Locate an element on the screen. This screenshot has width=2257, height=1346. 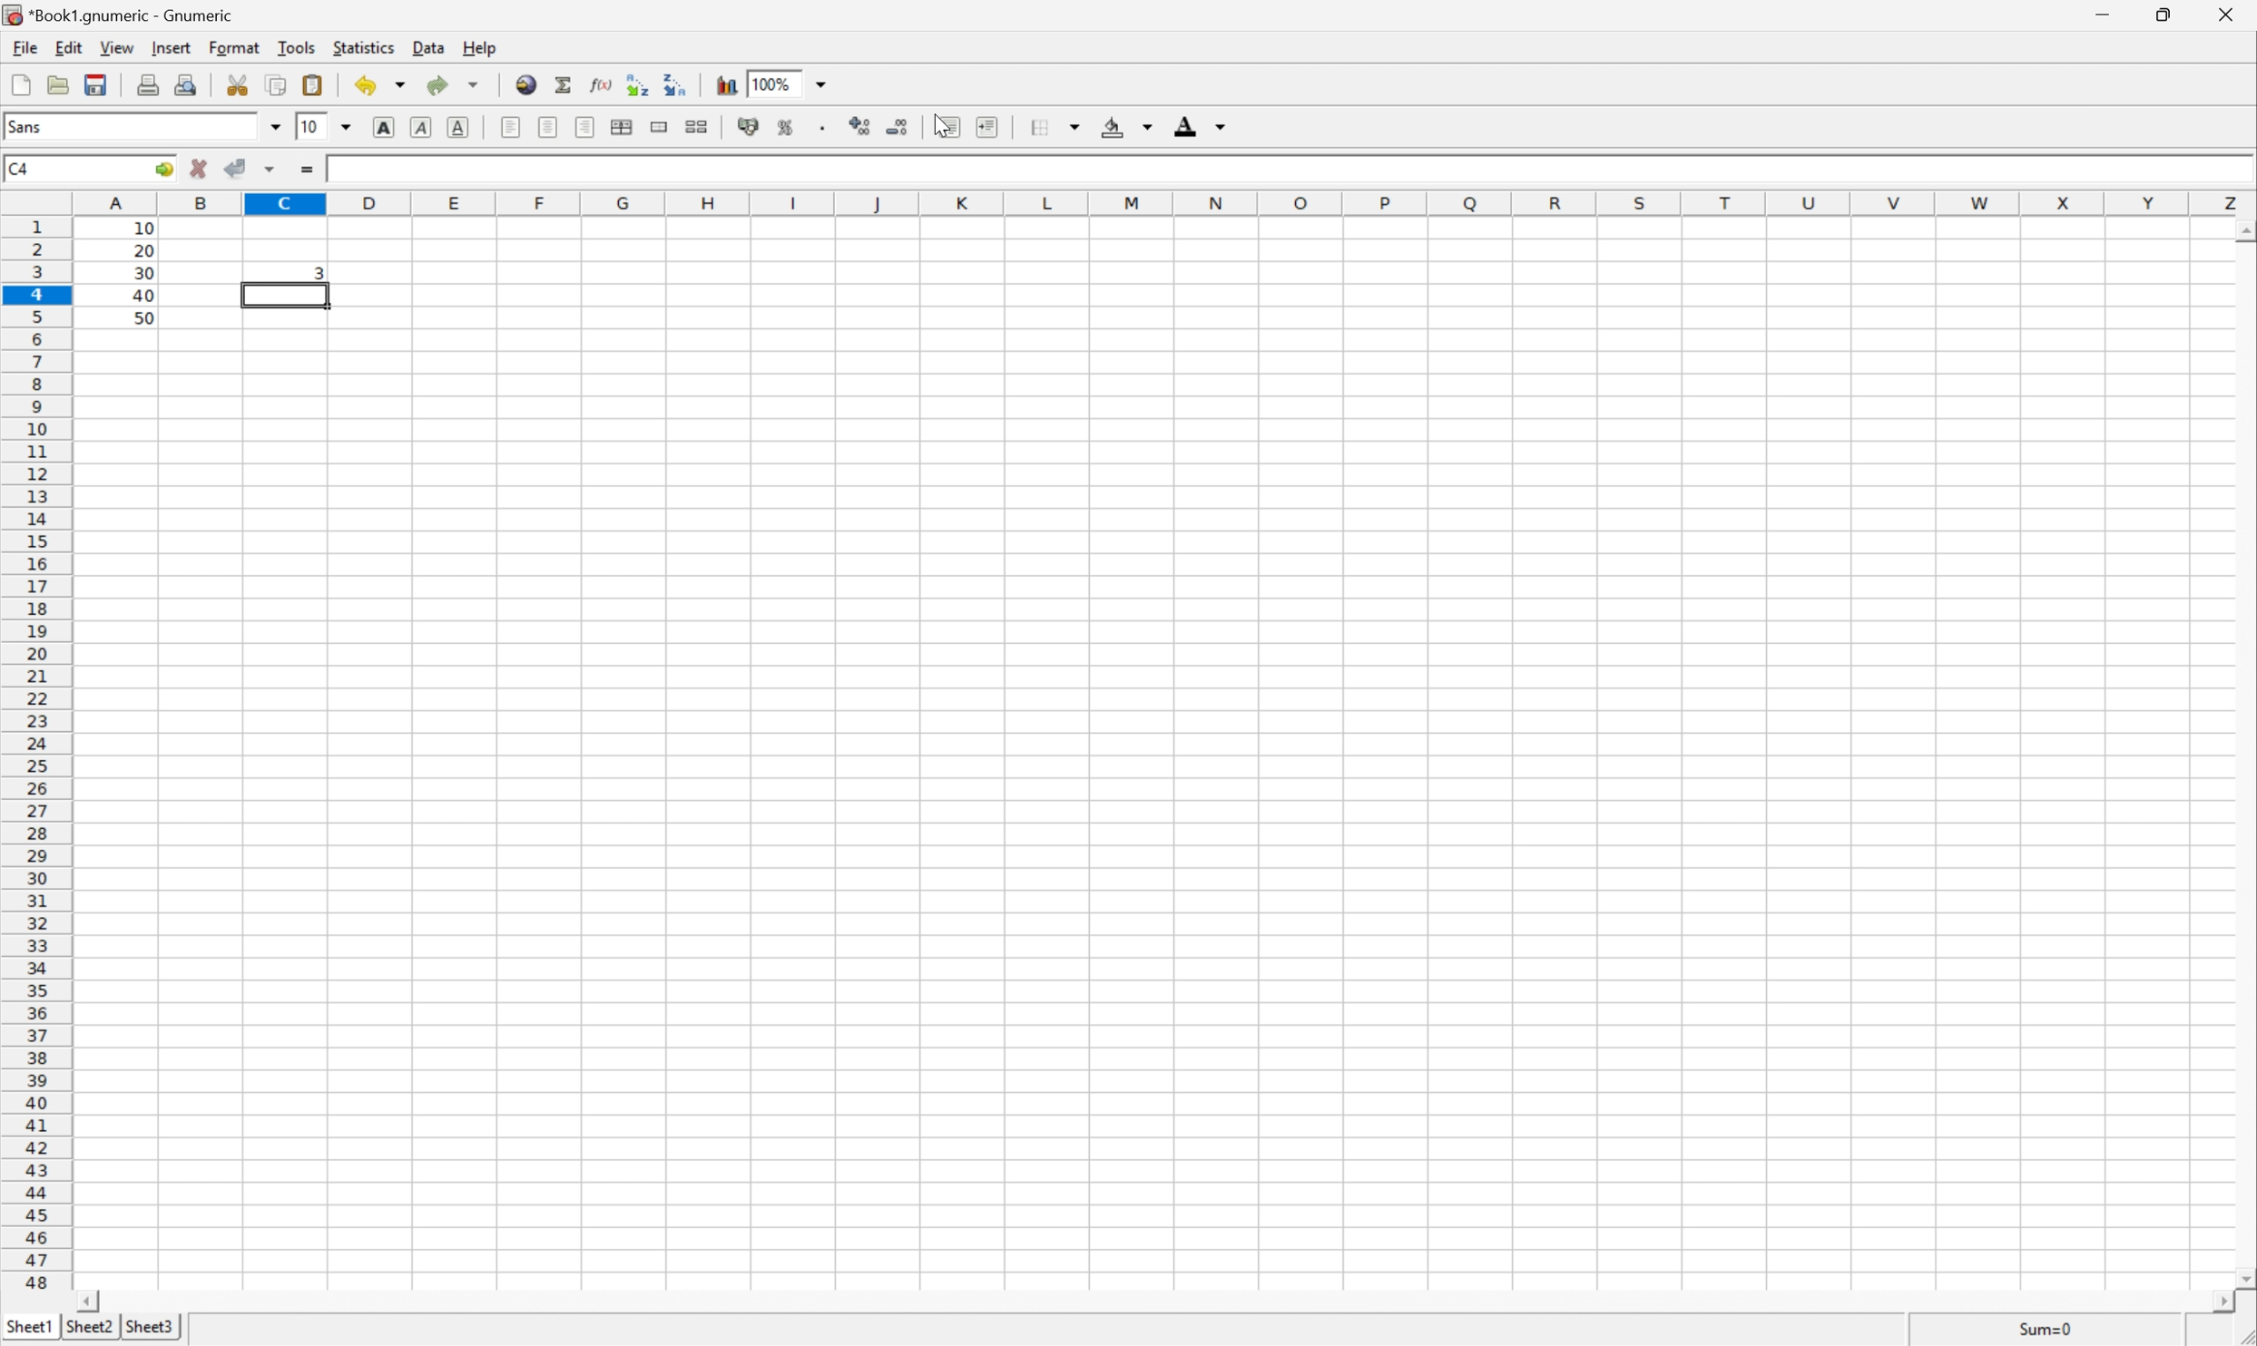
Sort the selected region in ascending order based on the first column selected is located at coordinates (638, 85).